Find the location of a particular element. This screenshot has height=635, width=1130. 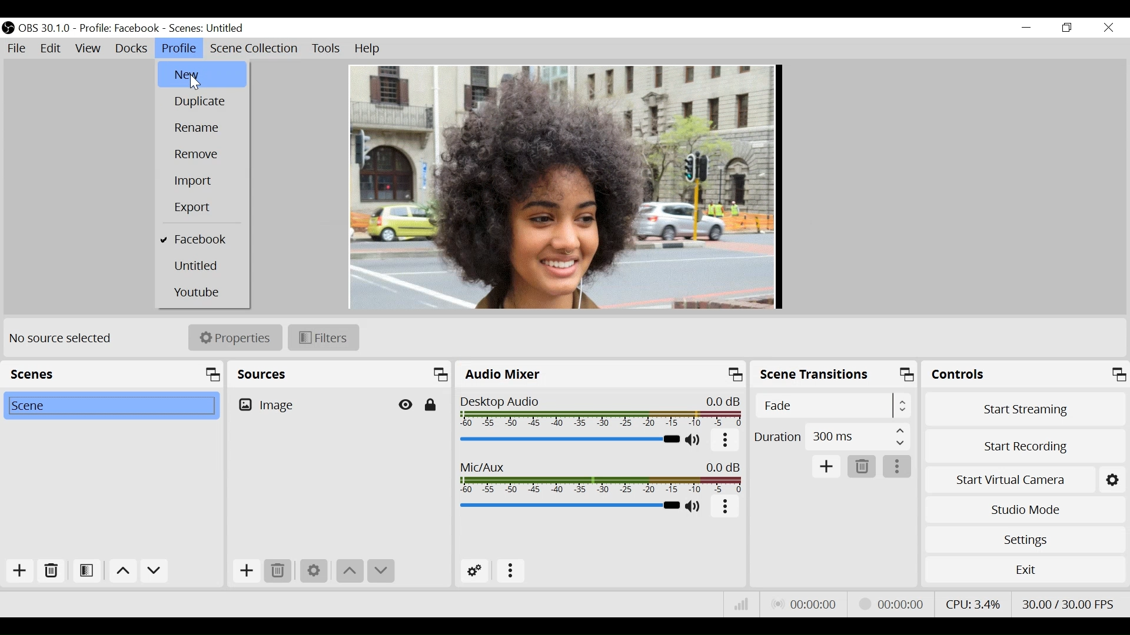

Live Status is located at coordinates (807, 603).